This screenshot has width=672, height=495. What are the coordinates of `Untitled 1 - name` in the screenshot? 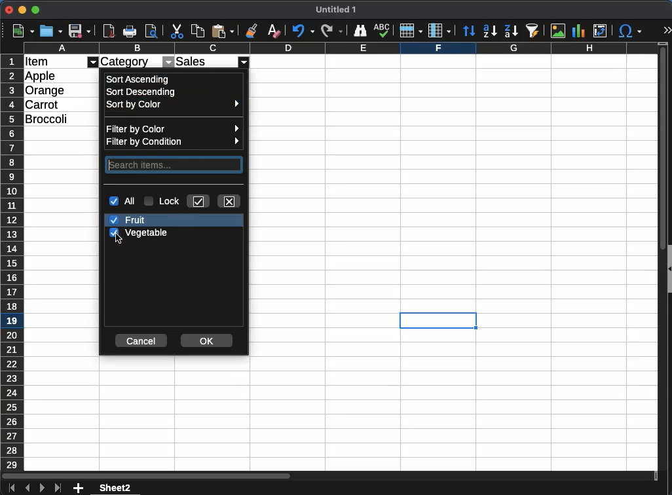 It's located at (336, 10).